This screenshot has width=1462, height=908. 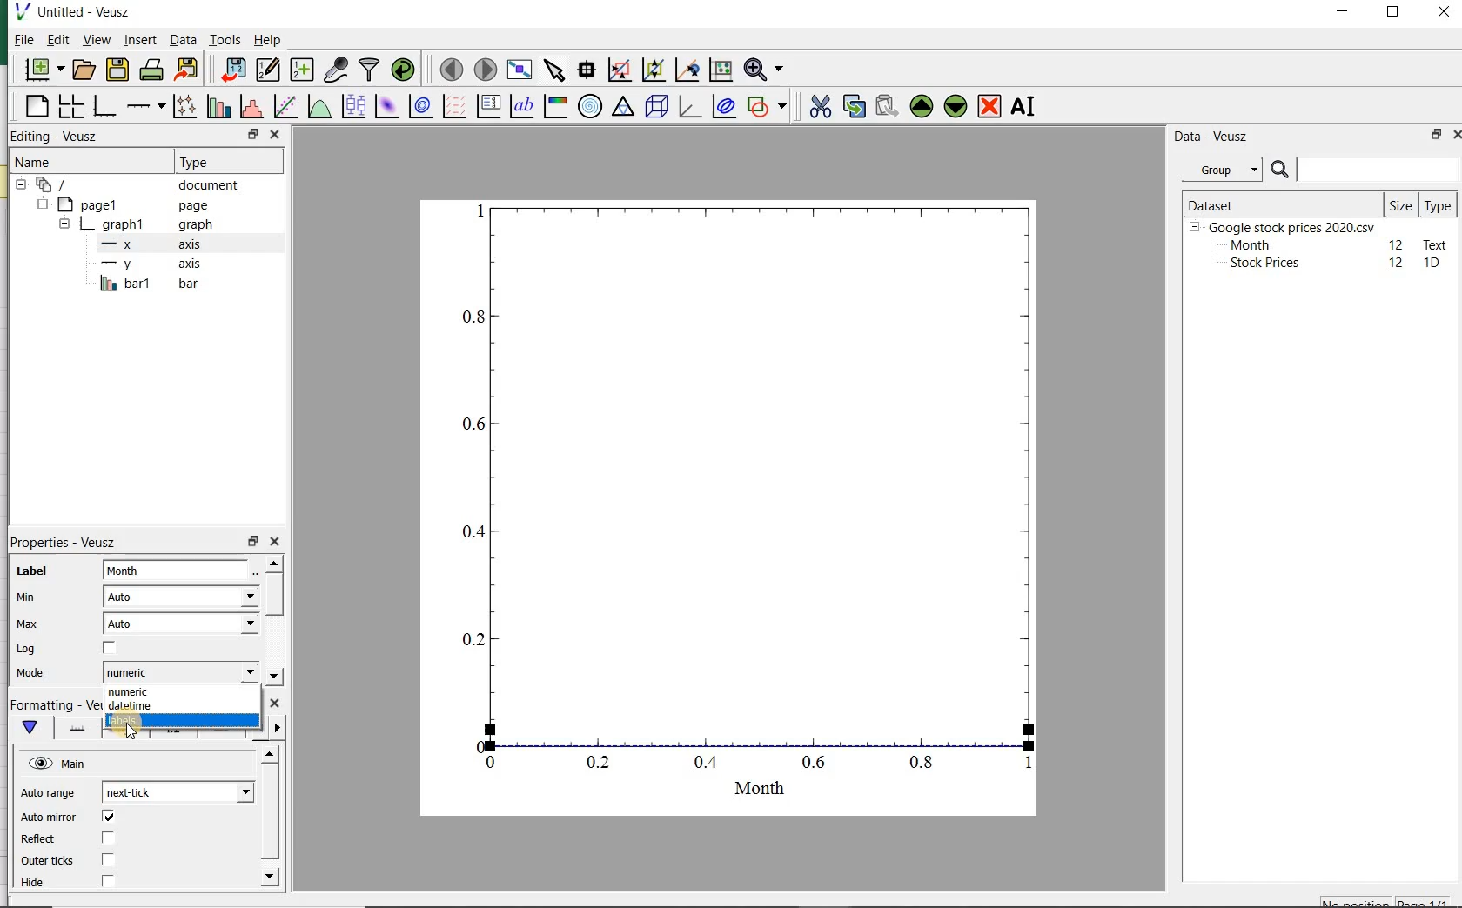 I want to click on close, so click(x=274, y=704).